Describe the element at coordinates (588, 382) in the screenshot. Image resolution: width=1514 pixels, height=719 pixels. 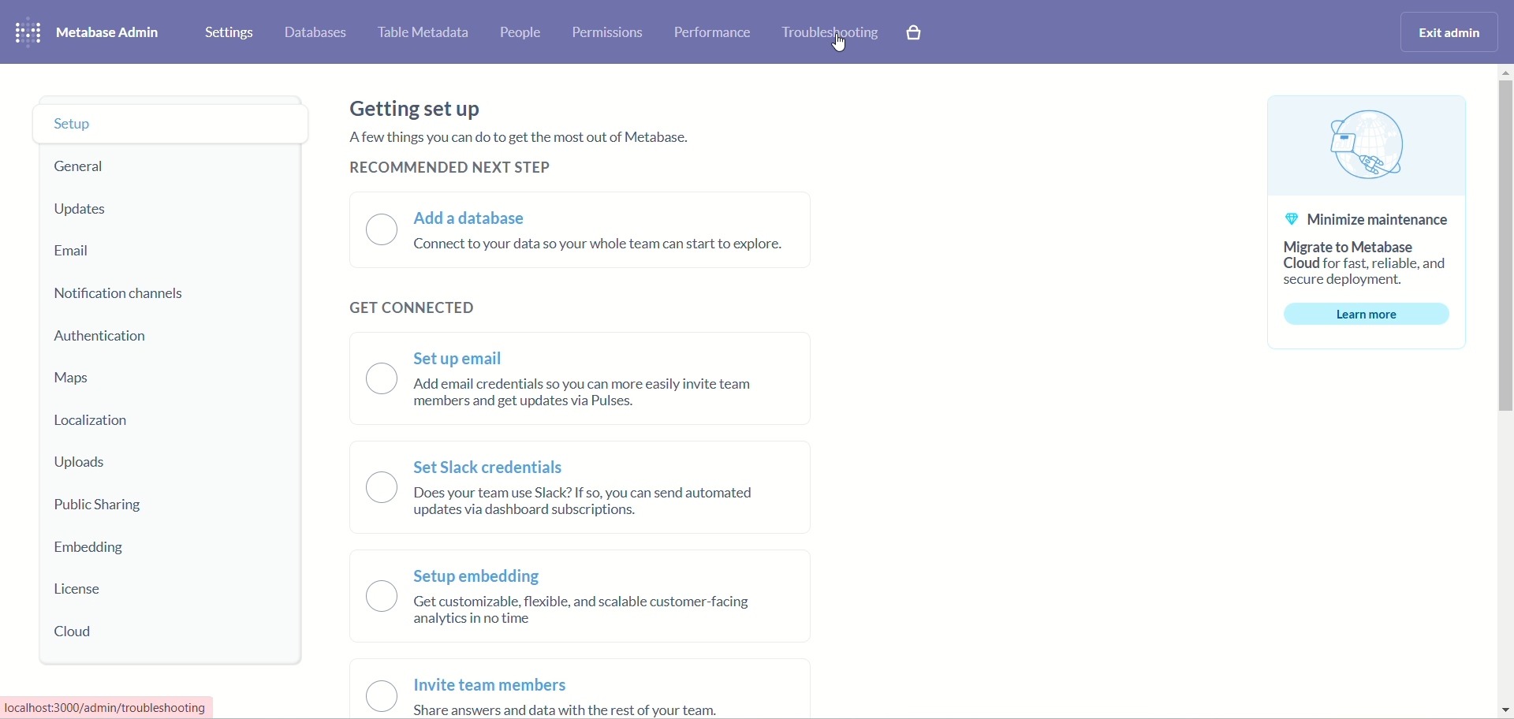
I see `set up email` at that location.